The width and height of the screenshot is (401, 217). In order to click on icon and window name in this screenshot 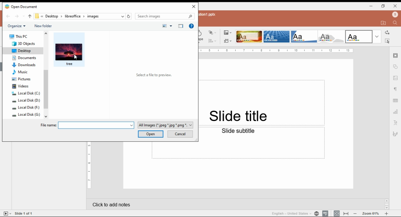, I will do `click(21, 6)`.